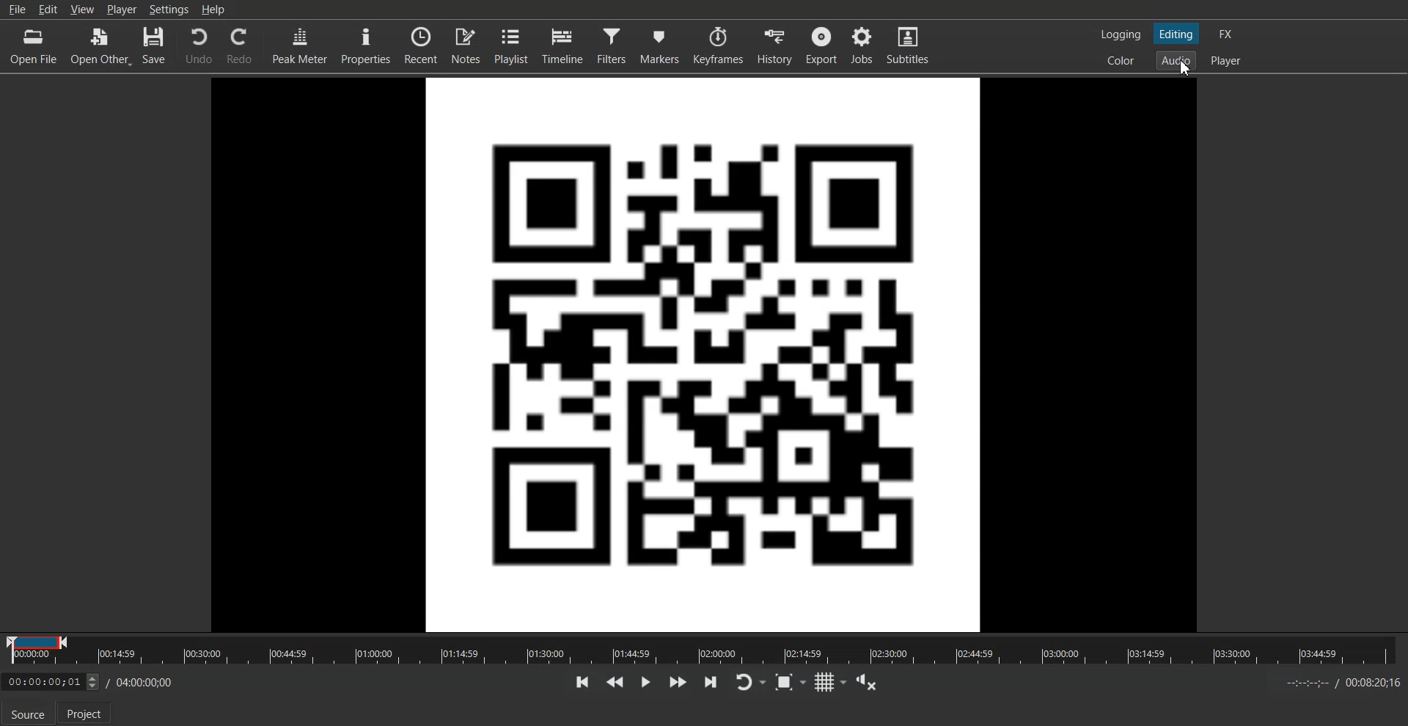  I want to click on Skip to the next point, so click(711, 682).